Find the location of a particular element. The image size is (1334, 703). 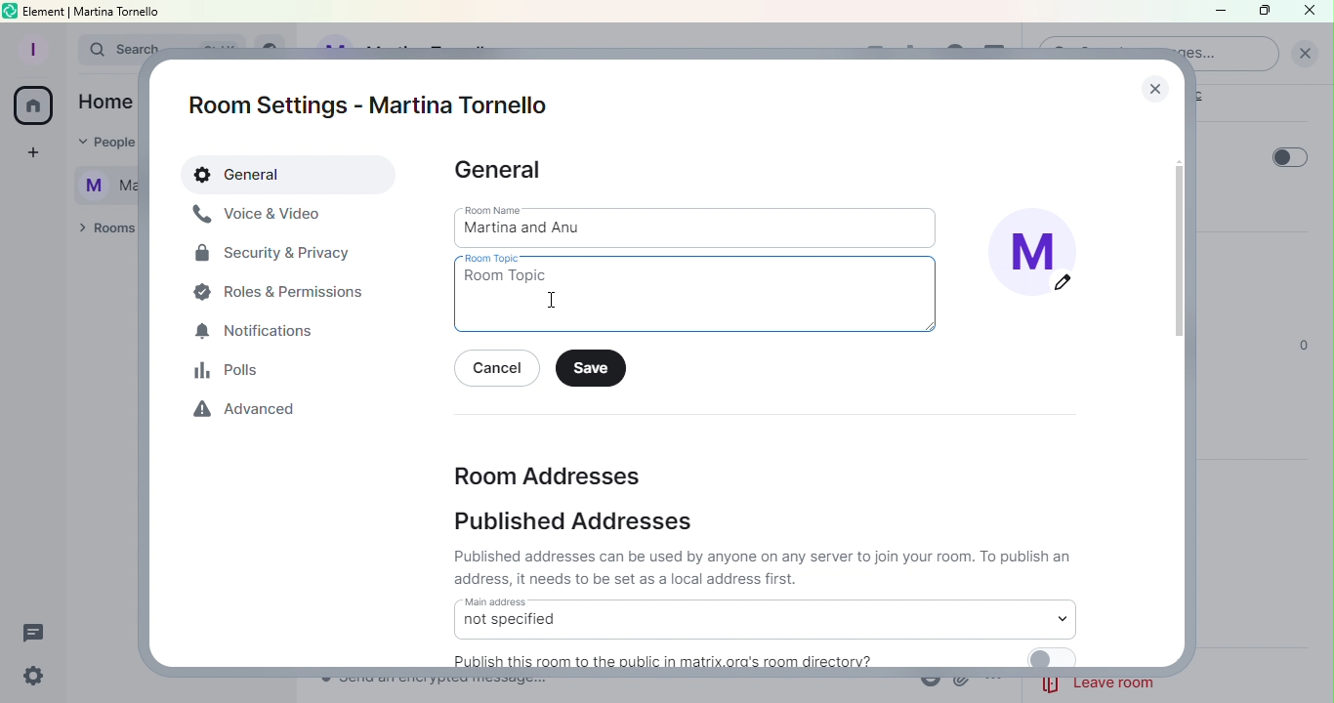

Room topic is located at coordinates (702, 295).